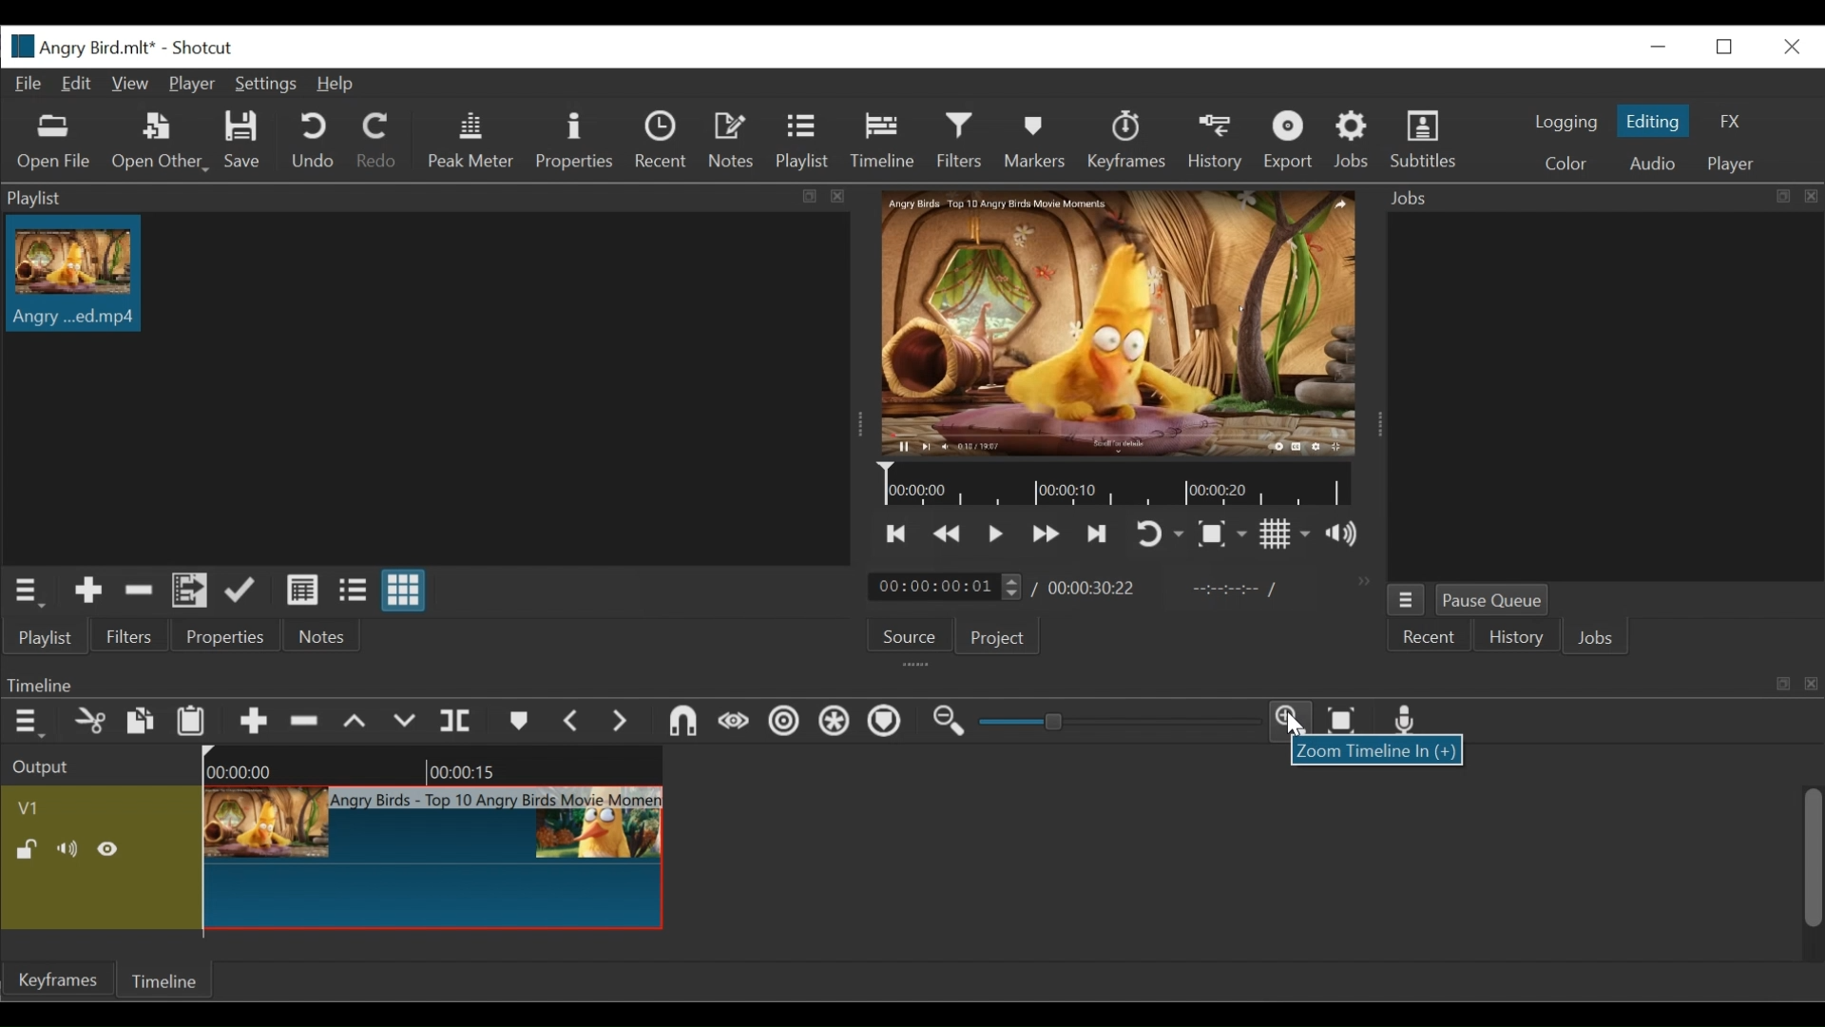 This screenshot has width=1825, height=1027. Describe the element at coordinates (573, 723) in the screenshot. I see `Previous marker` at that location.